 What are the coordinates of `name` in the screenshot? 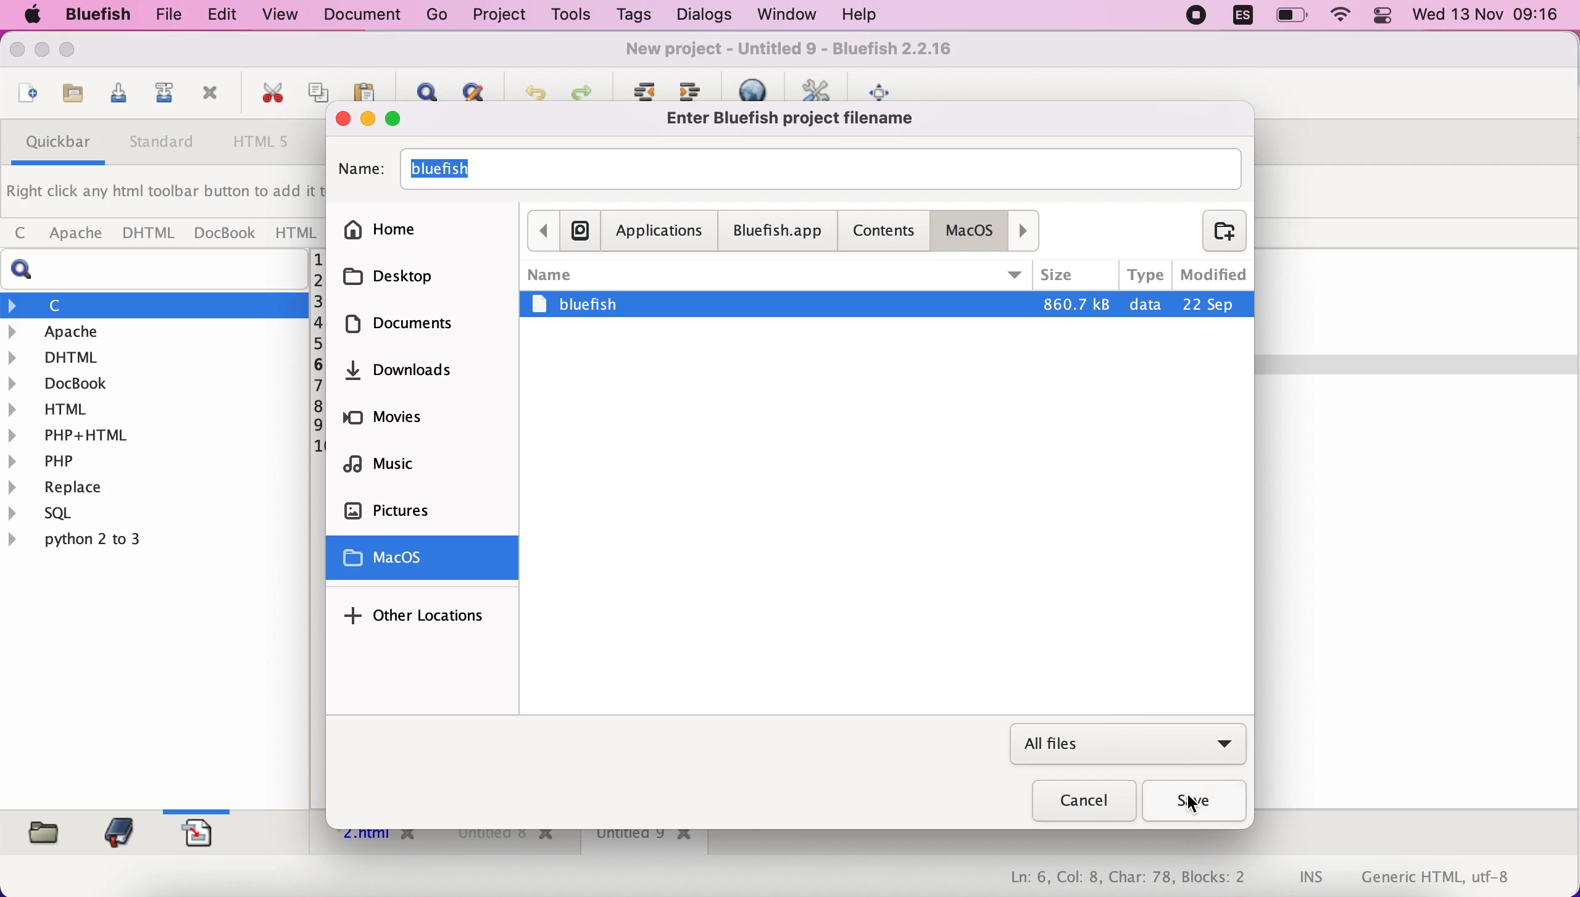 It's located at (776, 272).